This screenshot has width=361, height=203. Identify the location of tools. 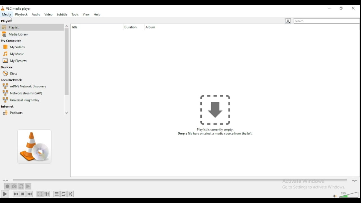
(75, 14).